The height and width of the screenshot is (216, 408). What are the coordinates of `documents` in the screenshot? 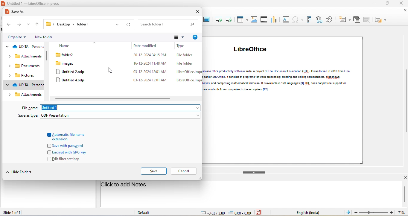 It's located at (24, 66).